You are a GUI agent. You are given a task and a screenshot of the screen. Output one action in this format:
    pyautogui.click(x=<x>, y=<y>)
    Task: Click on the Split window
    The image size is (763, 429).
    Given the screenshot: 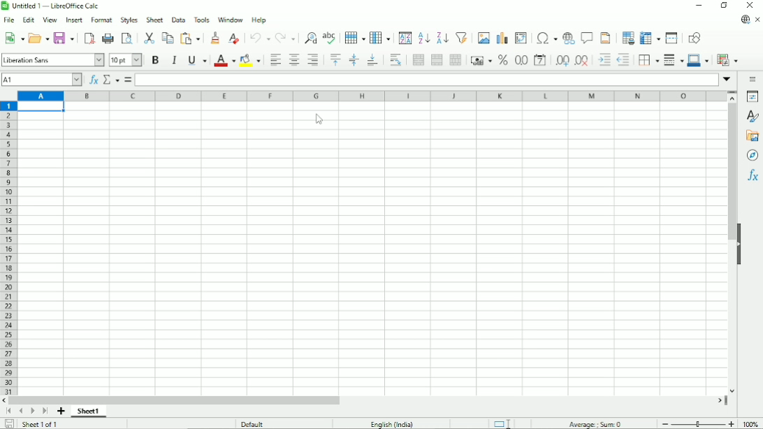 What is the action you would take?
    pyautogui.click(x=673, y=38)
    